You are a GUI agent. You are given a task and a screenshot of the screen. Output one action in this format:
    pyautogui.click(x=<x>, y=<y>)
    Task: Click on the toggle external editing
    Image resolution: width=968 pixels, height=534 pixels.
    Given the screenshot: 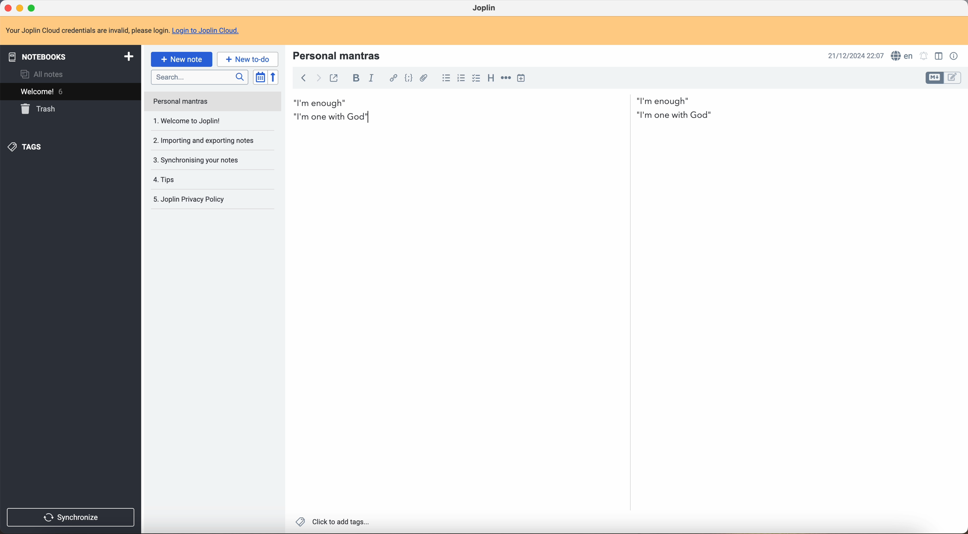 What is the action you would take?
    pyautogui.click(x=333, y=78)
    